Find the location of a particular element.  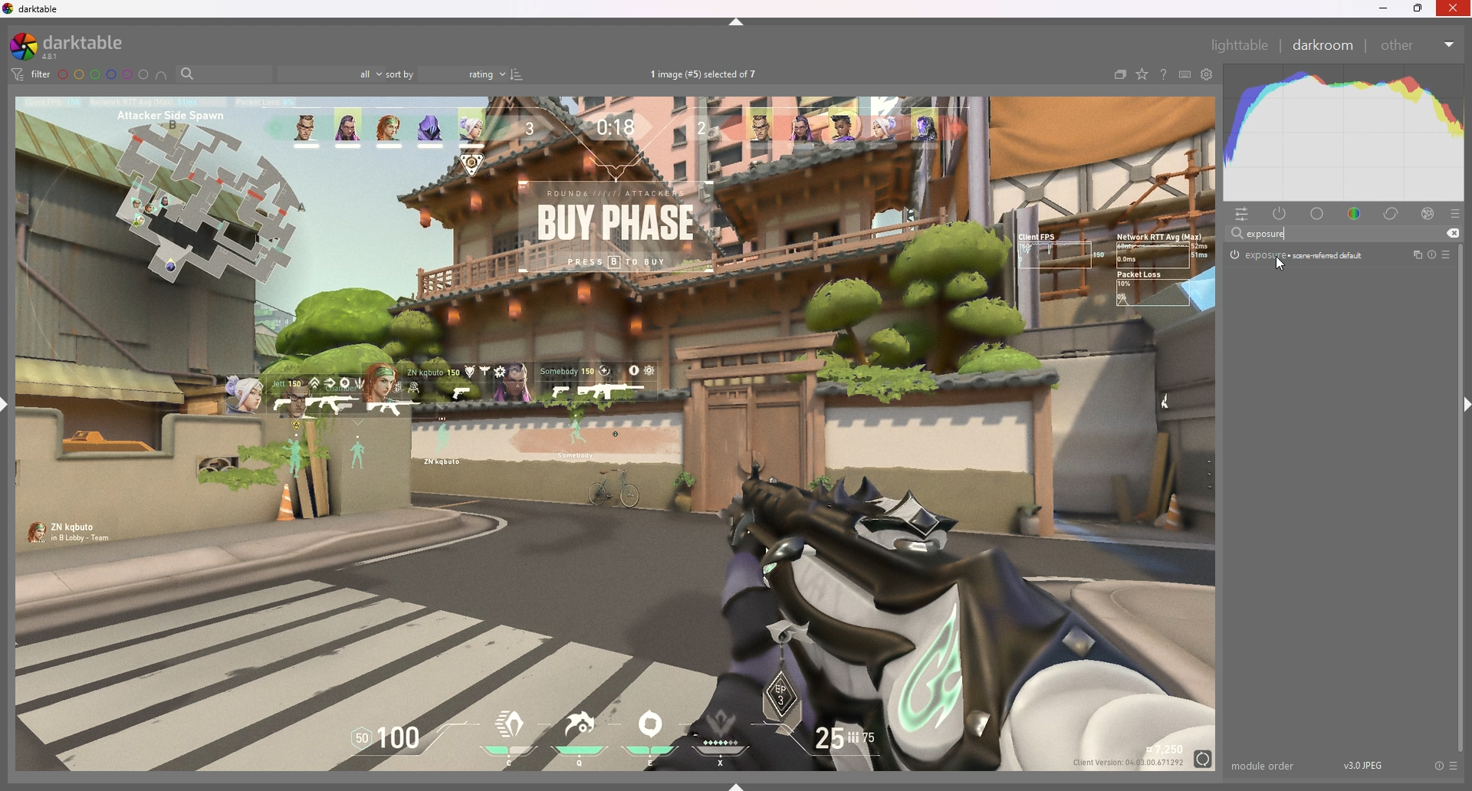

active module is located at coordinates (1282, 215).